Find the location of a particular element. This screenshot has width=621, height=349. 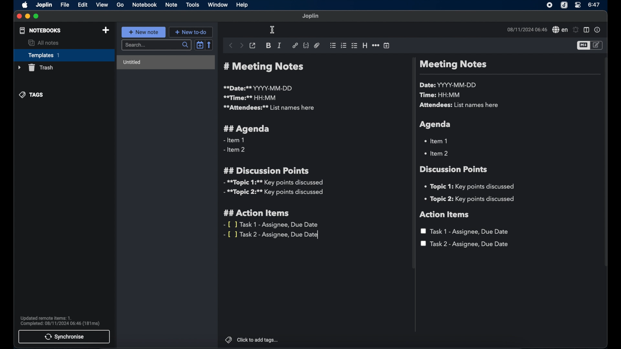

trash is located at coordinates (35, 68).